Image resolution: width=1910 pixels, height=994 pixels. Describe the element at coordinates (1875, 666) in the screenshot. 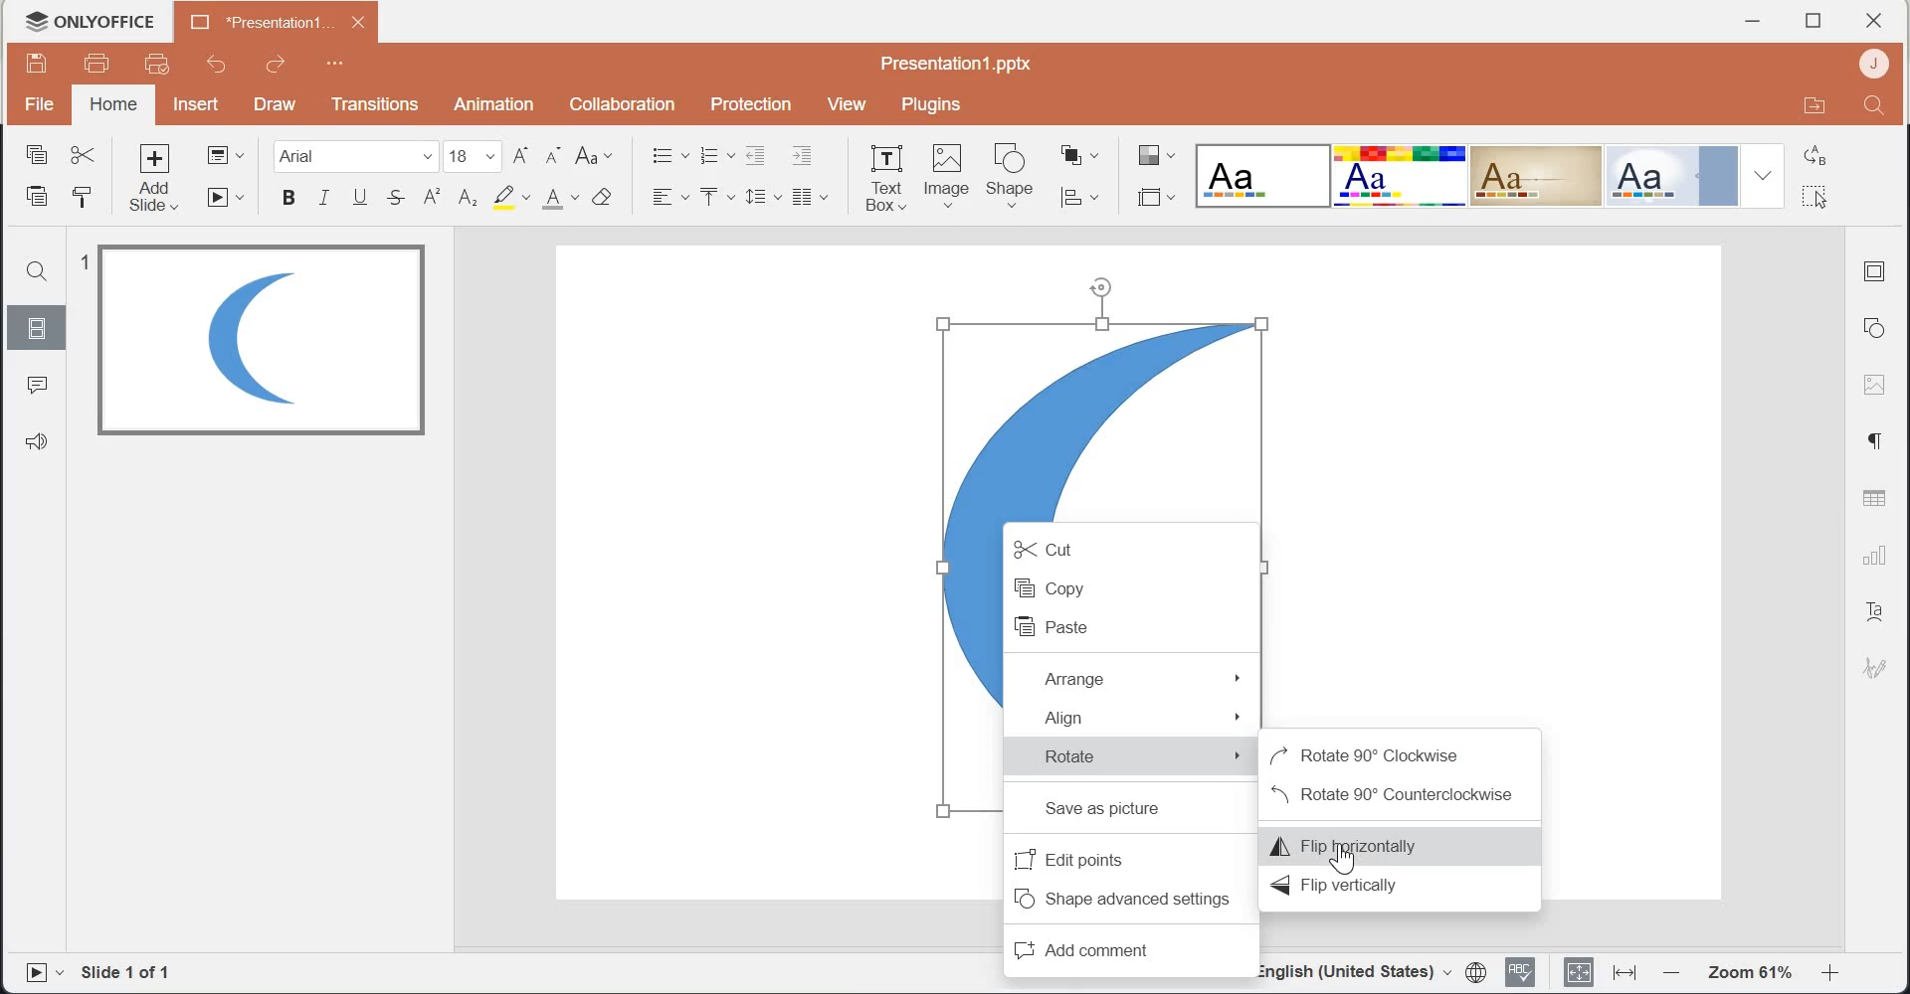

I see `Signature` at that location.